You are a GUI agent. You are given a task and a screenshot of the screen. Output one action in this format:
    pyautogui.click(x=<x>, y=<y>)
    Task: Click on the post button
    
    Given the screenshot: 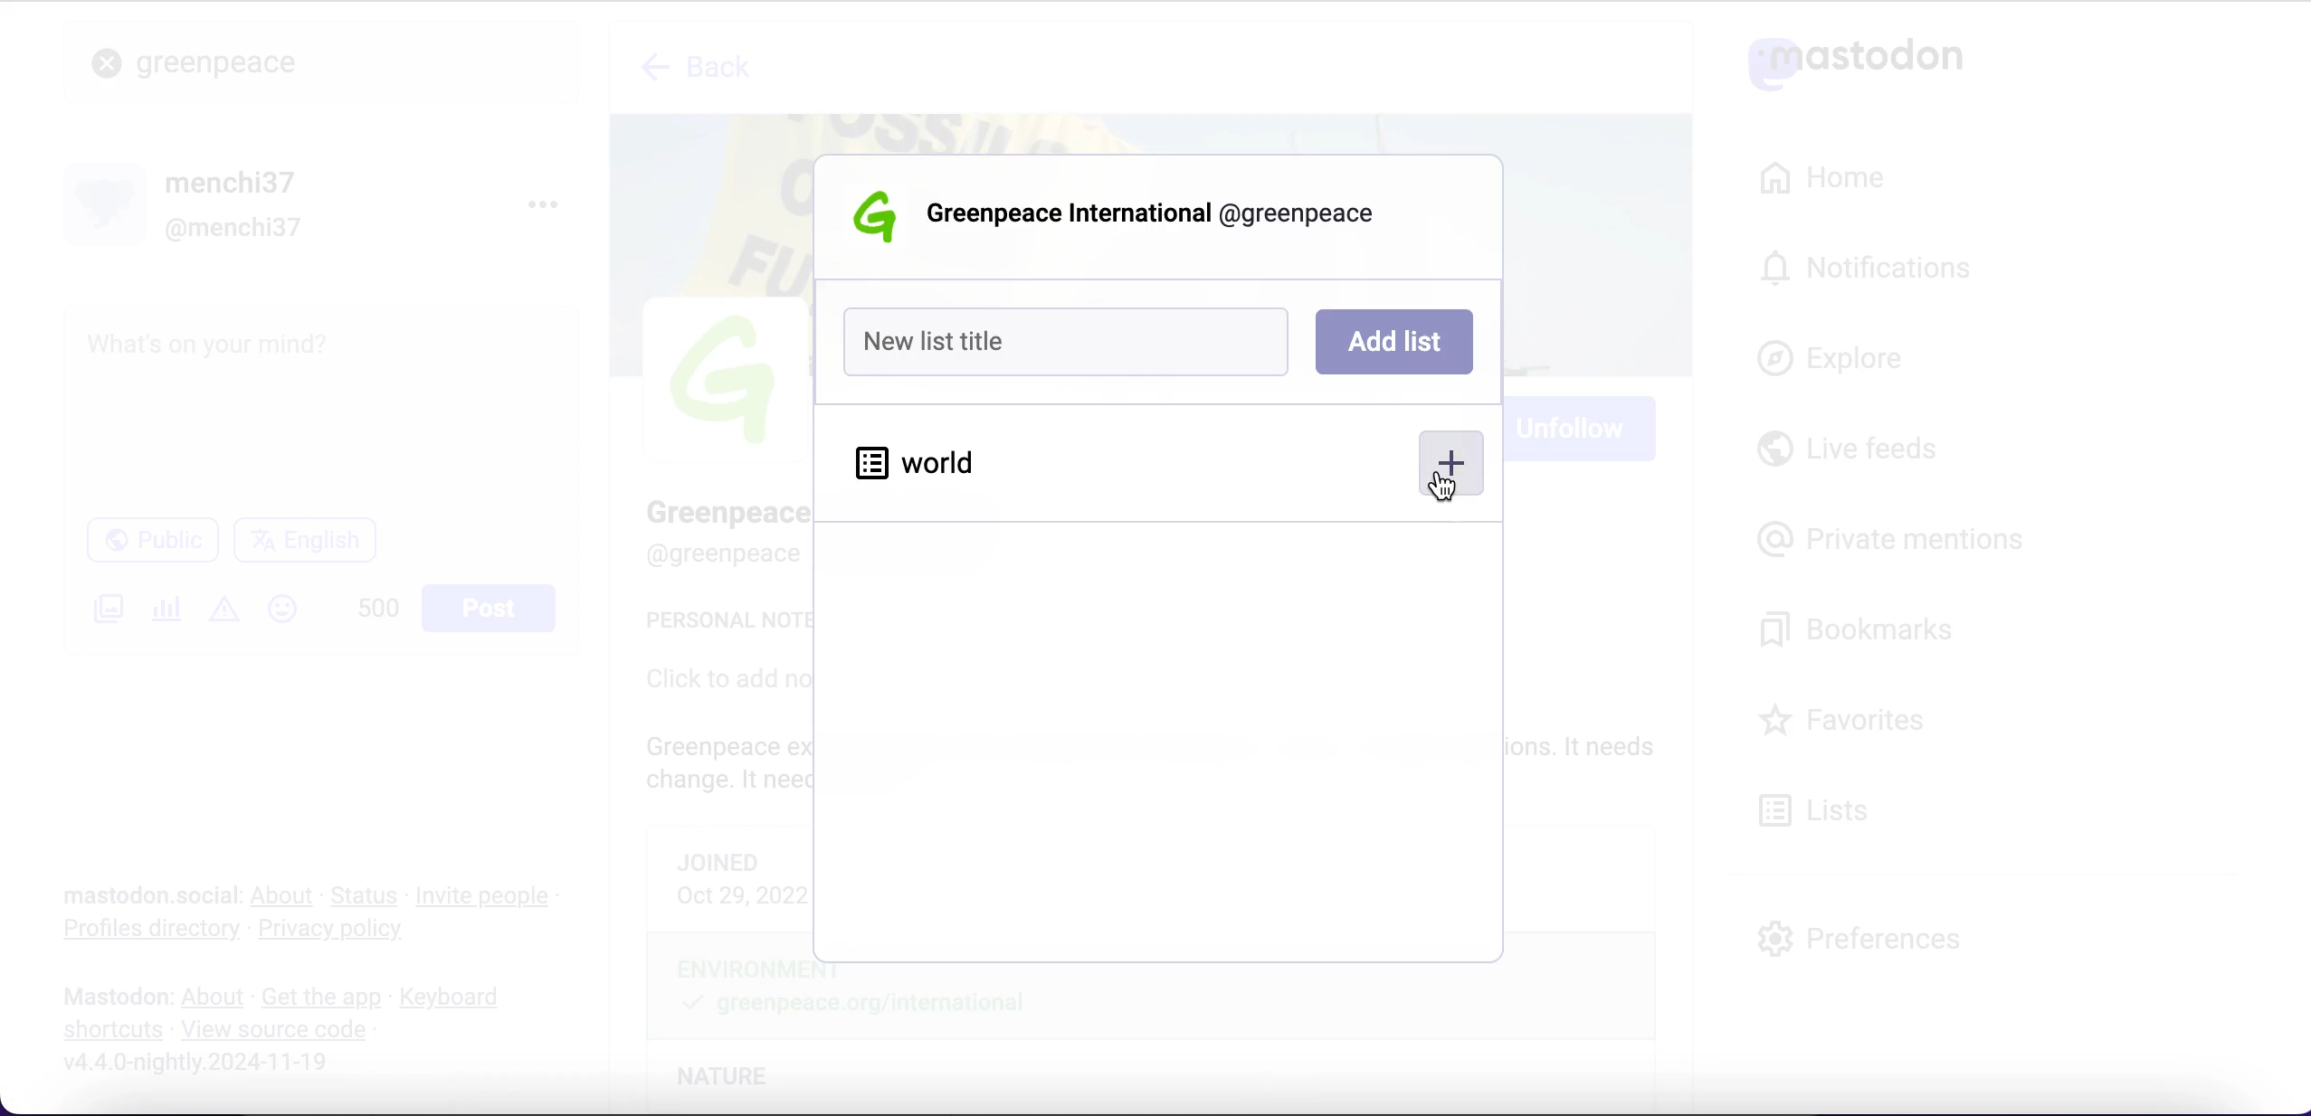 What is the action you would take?
    pyautogui.click(x=494, y=609)
    